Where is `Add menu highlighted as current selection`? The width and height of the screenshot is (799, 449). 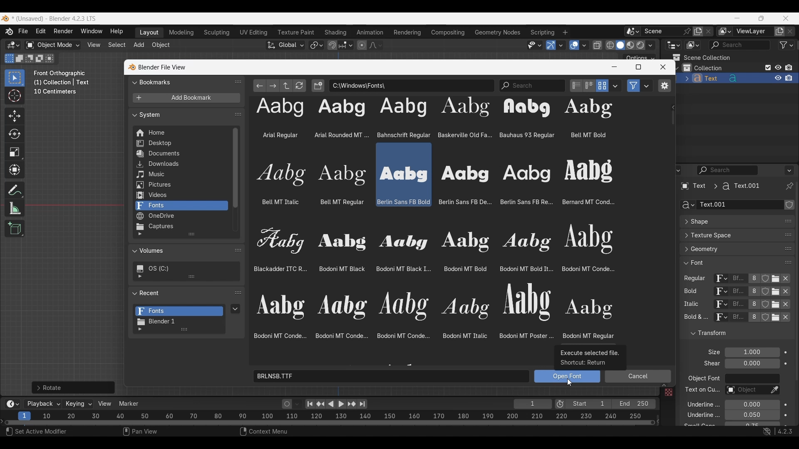 Add menu highlighted as current selection is located at coordinates (139, 45).